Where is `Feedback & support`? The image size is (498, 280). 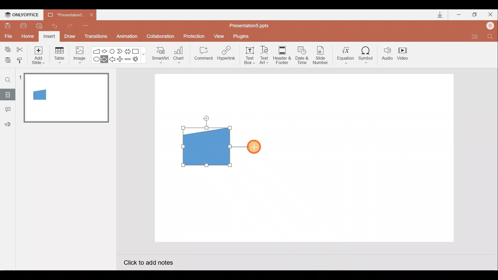 Feedback & support is located at coordinates (8, 124).